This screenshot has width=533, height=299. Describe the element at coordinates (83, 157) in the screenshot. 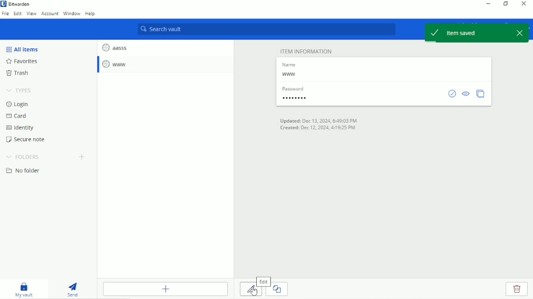

I see `Create folder` at that location.